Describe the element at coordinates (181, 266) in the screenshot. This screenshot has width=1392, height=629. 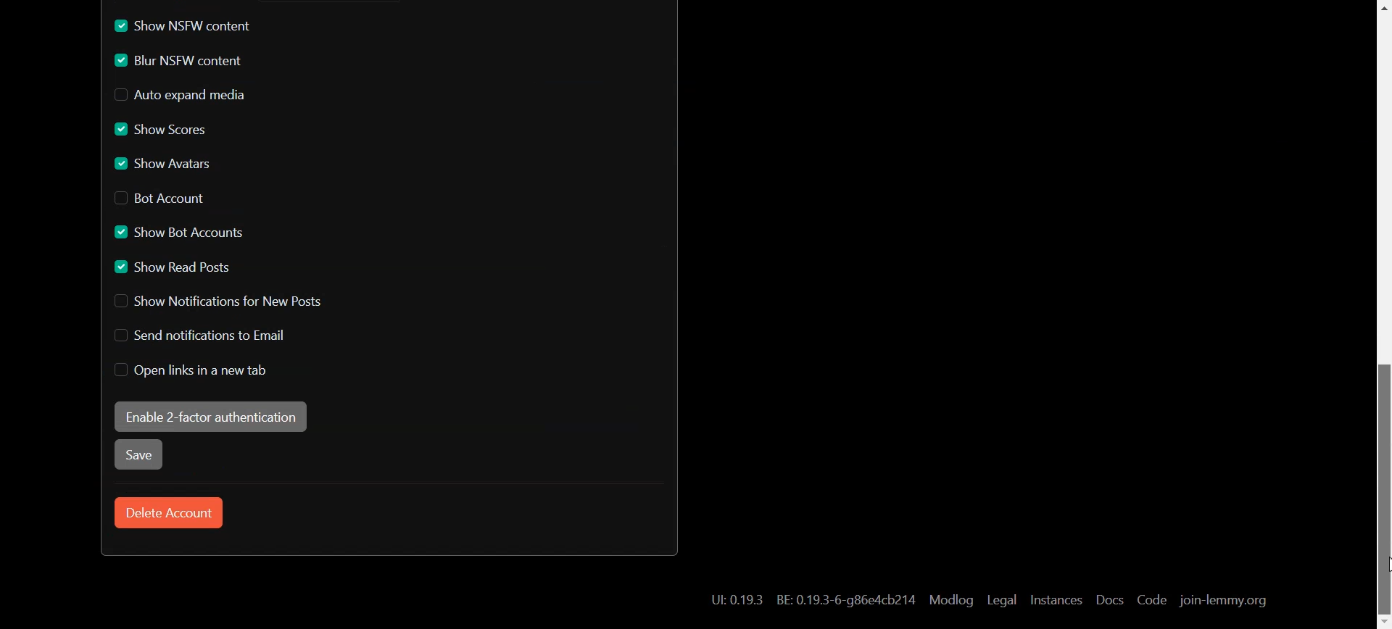
I see `Enable Show read Posts` at that location.